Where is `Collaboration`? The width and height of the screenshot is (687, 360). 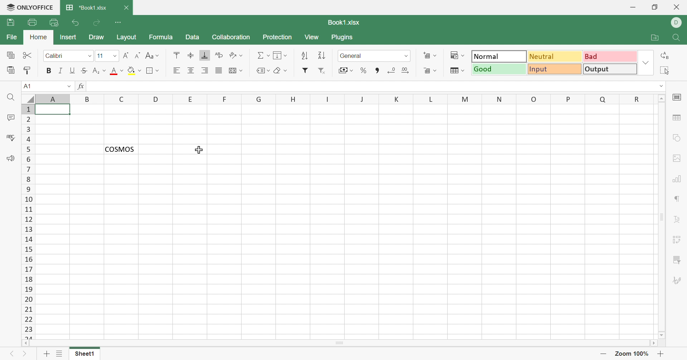 Collaboration is located at coordinates (232, 37).